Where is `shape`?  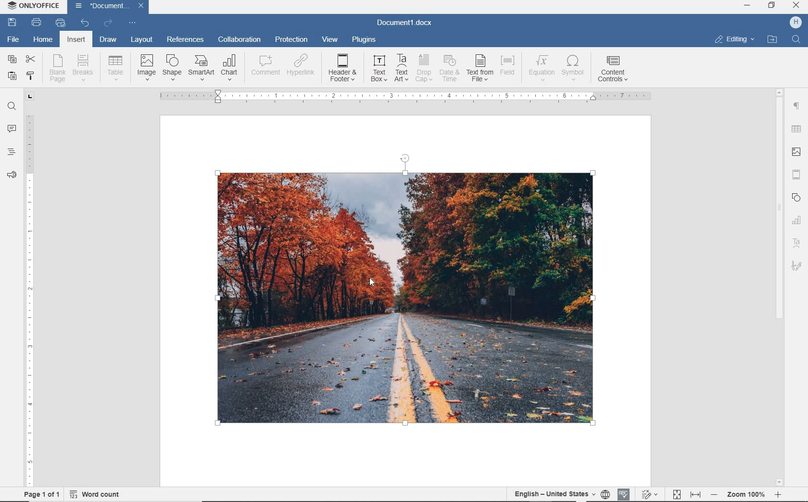
shape is located at coordinates (172, 67).